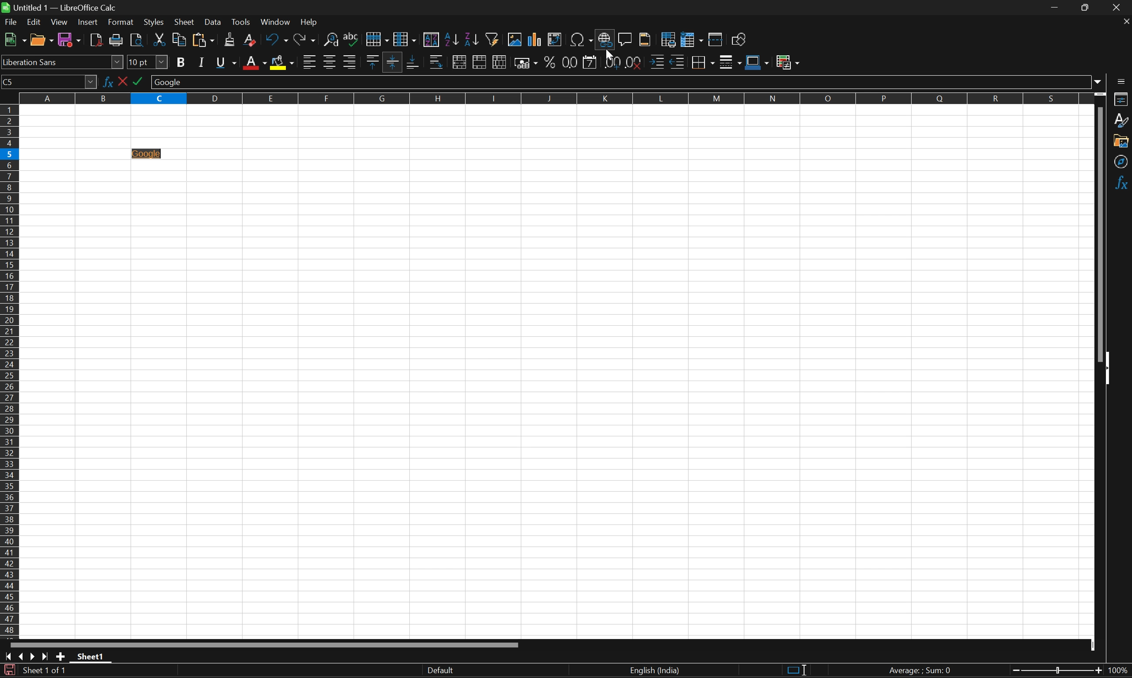 This screenshot has width=1132, height=678. I want to click on Split window, so click(714, 40).